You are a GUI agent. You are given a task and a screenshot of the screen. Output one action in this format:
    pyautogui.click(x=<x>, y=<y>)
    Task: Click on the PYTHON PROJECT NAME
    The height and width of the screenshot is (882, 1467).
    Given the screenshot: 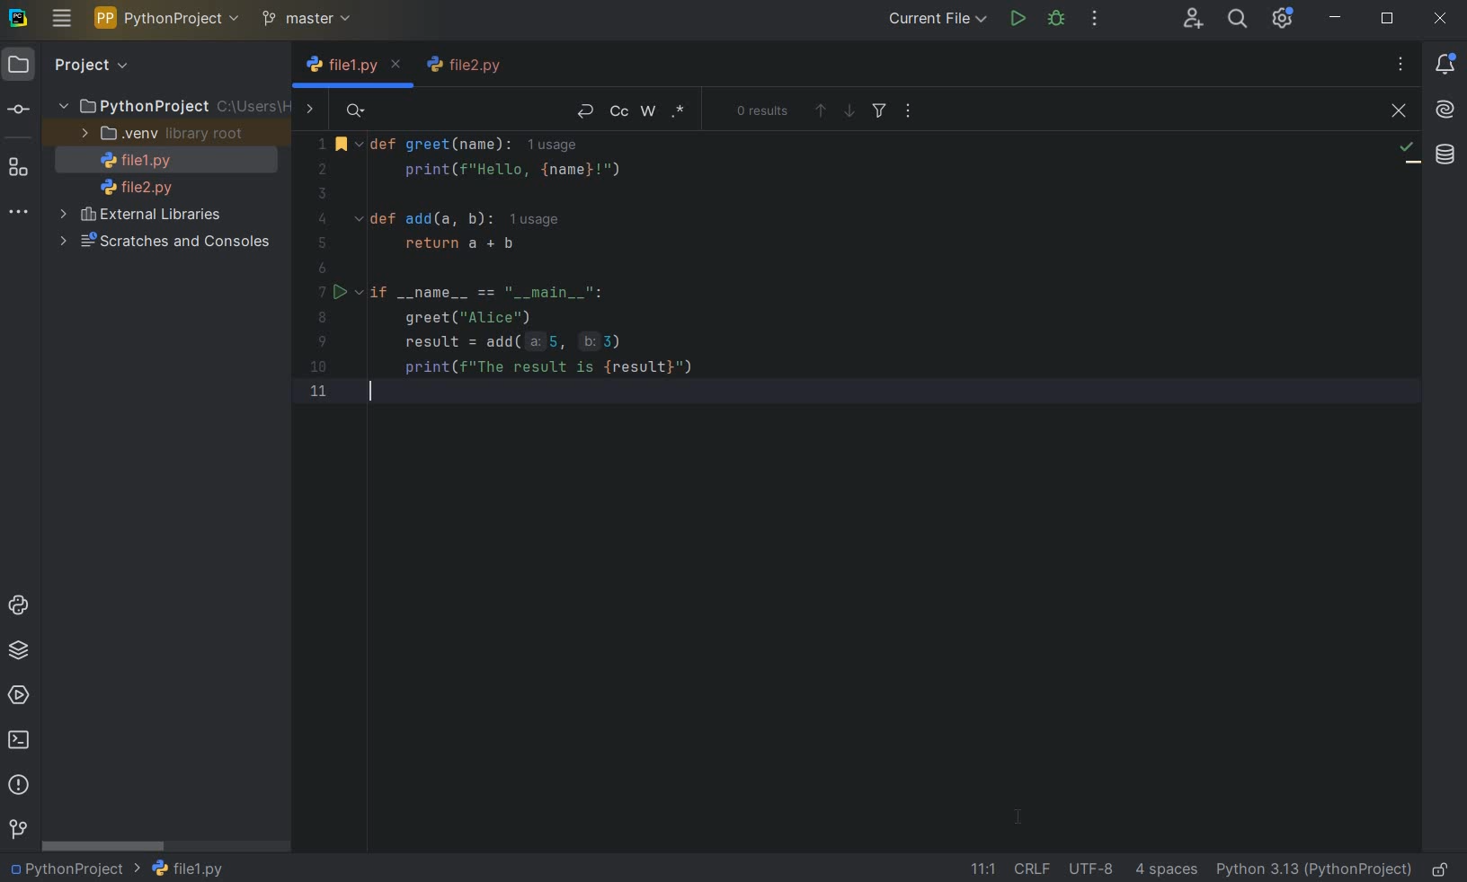 What is the action you would take?
    pyautogui.click(x=170, y=20)
    